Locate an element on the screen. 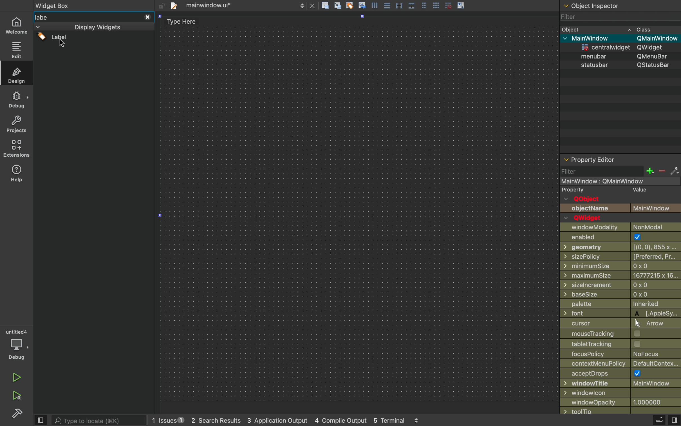 This screenshot has width=681, height=426. file actions is located at coordinates (325, 6).